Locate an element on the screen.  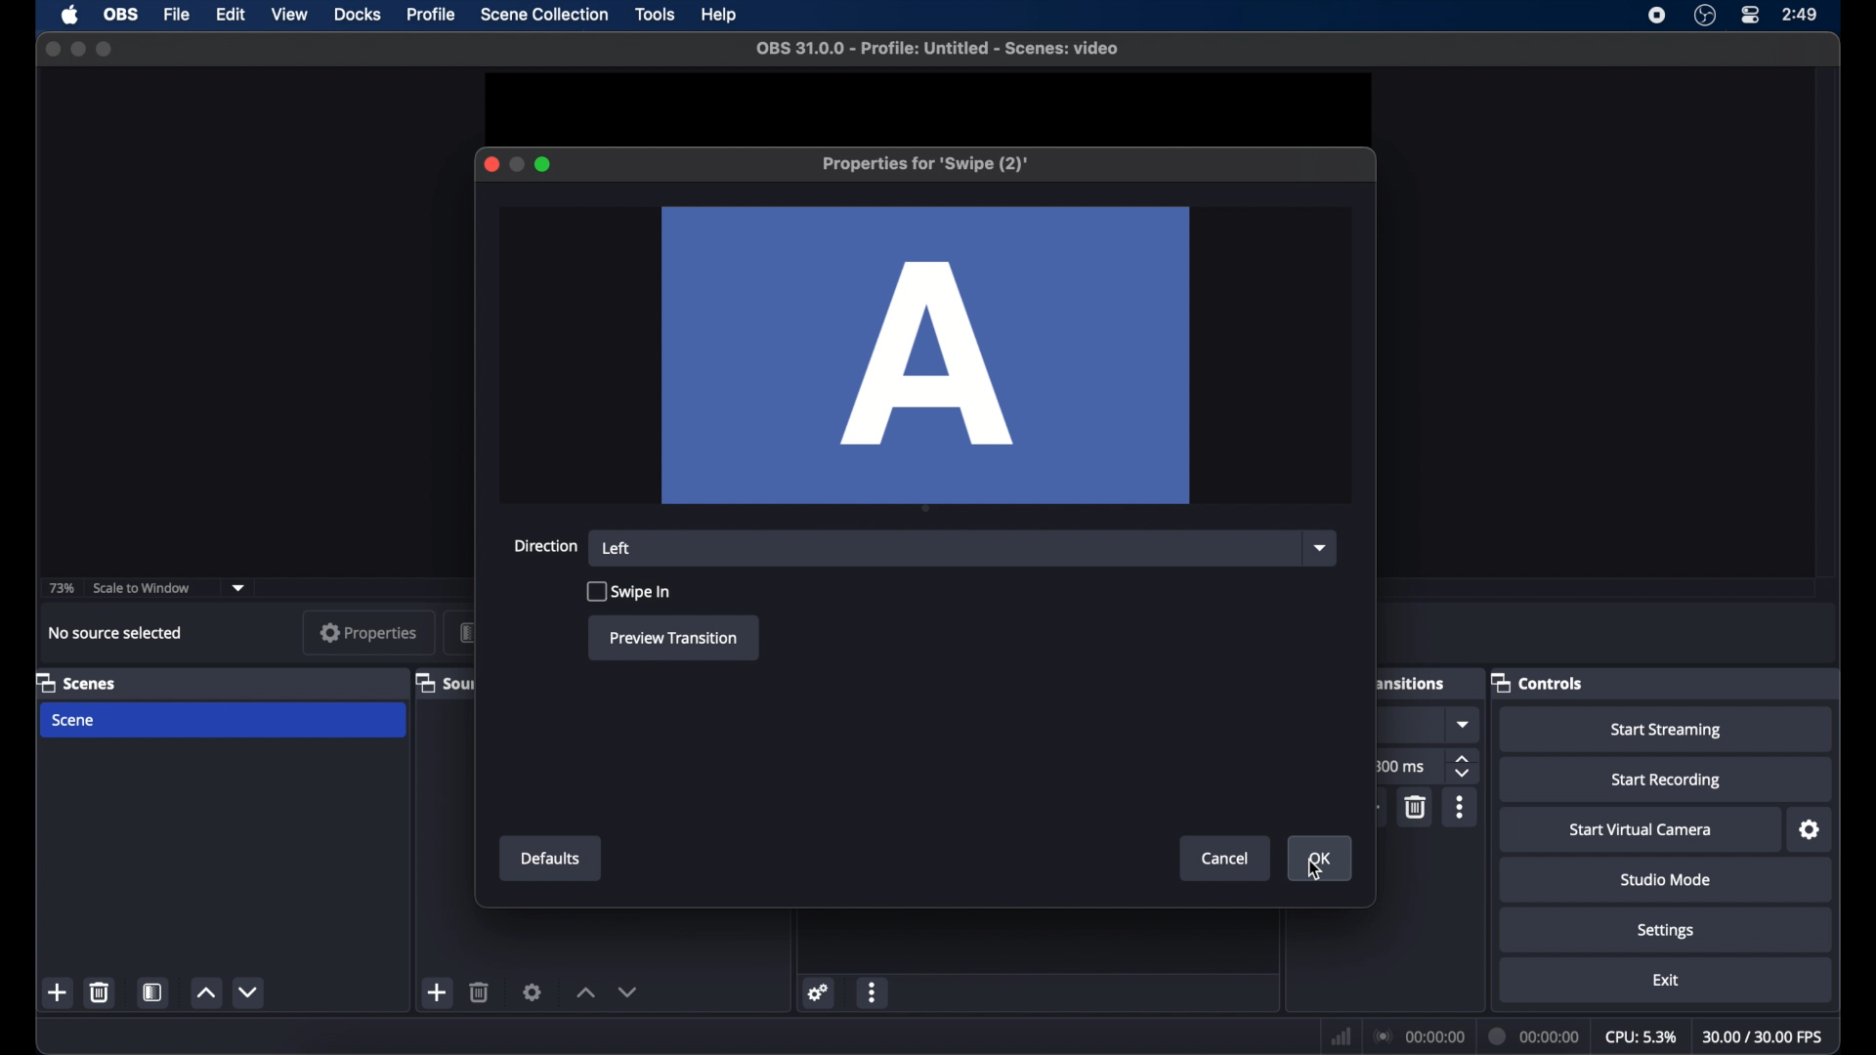
add is located at coordinates (59, 994).